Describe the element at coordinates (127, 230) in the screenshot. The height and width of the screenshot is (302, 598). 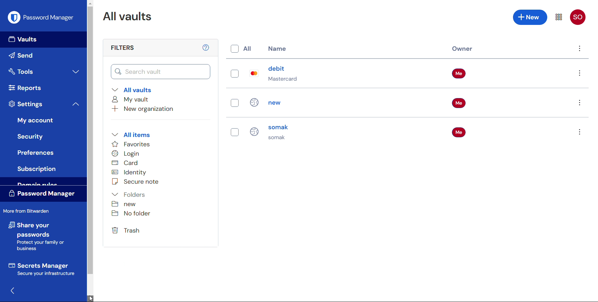
I see `trash ` at that location.